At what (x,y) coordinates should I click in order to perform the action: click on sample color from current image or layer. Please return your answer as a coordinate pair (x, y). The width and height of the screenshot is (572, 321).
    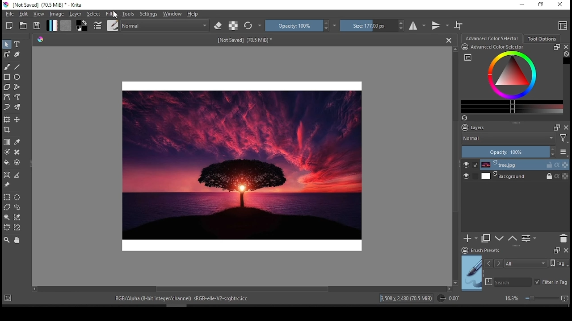
    Looking at the image, I should click on (17, 142).